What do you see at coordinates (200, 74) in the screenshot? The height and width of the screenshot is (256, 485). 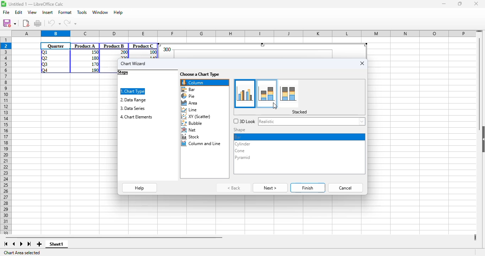 I see `choose a chart type` at bounding box center [200, 74].